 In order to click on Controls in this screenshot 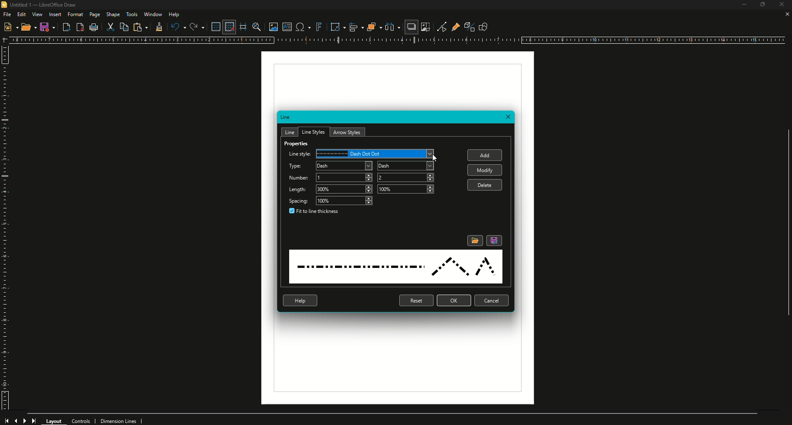, I will do `click(83, 420)`.